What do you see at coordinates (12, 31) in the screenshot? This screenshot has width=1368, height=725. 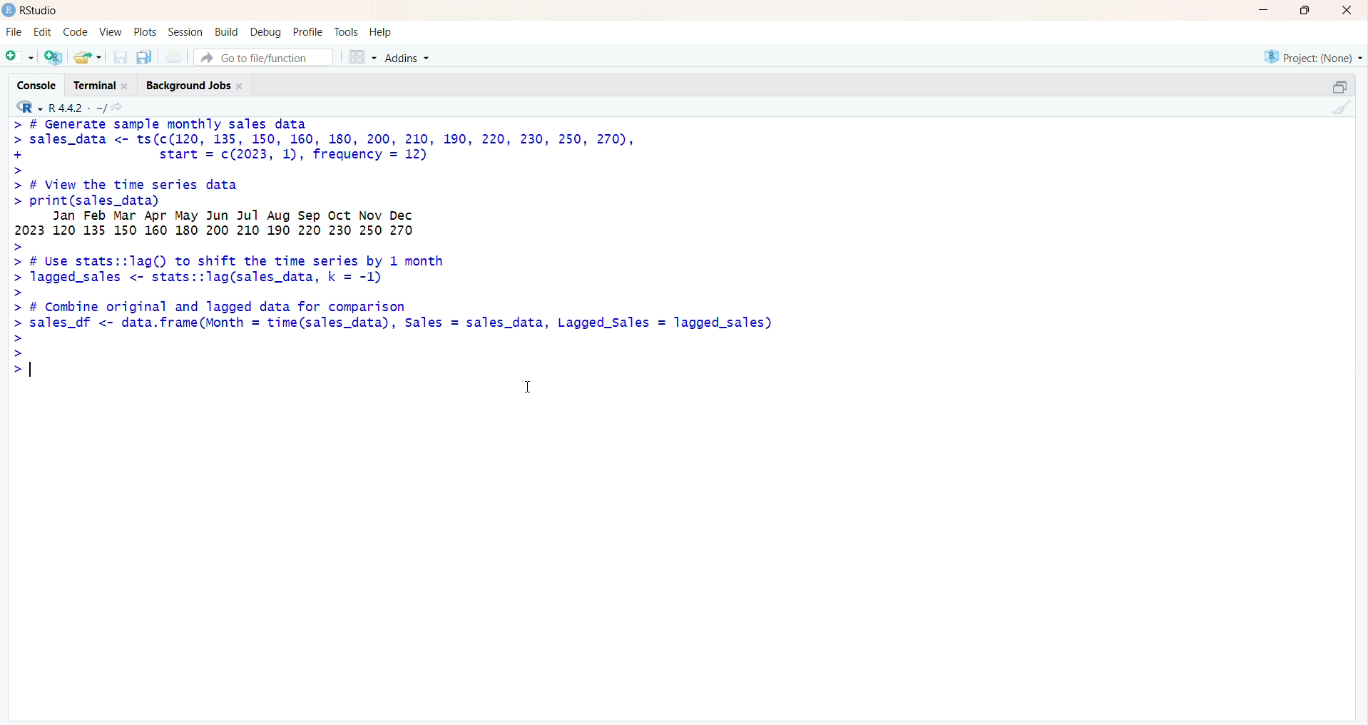 I see `file` at bounding box center [12, 31].